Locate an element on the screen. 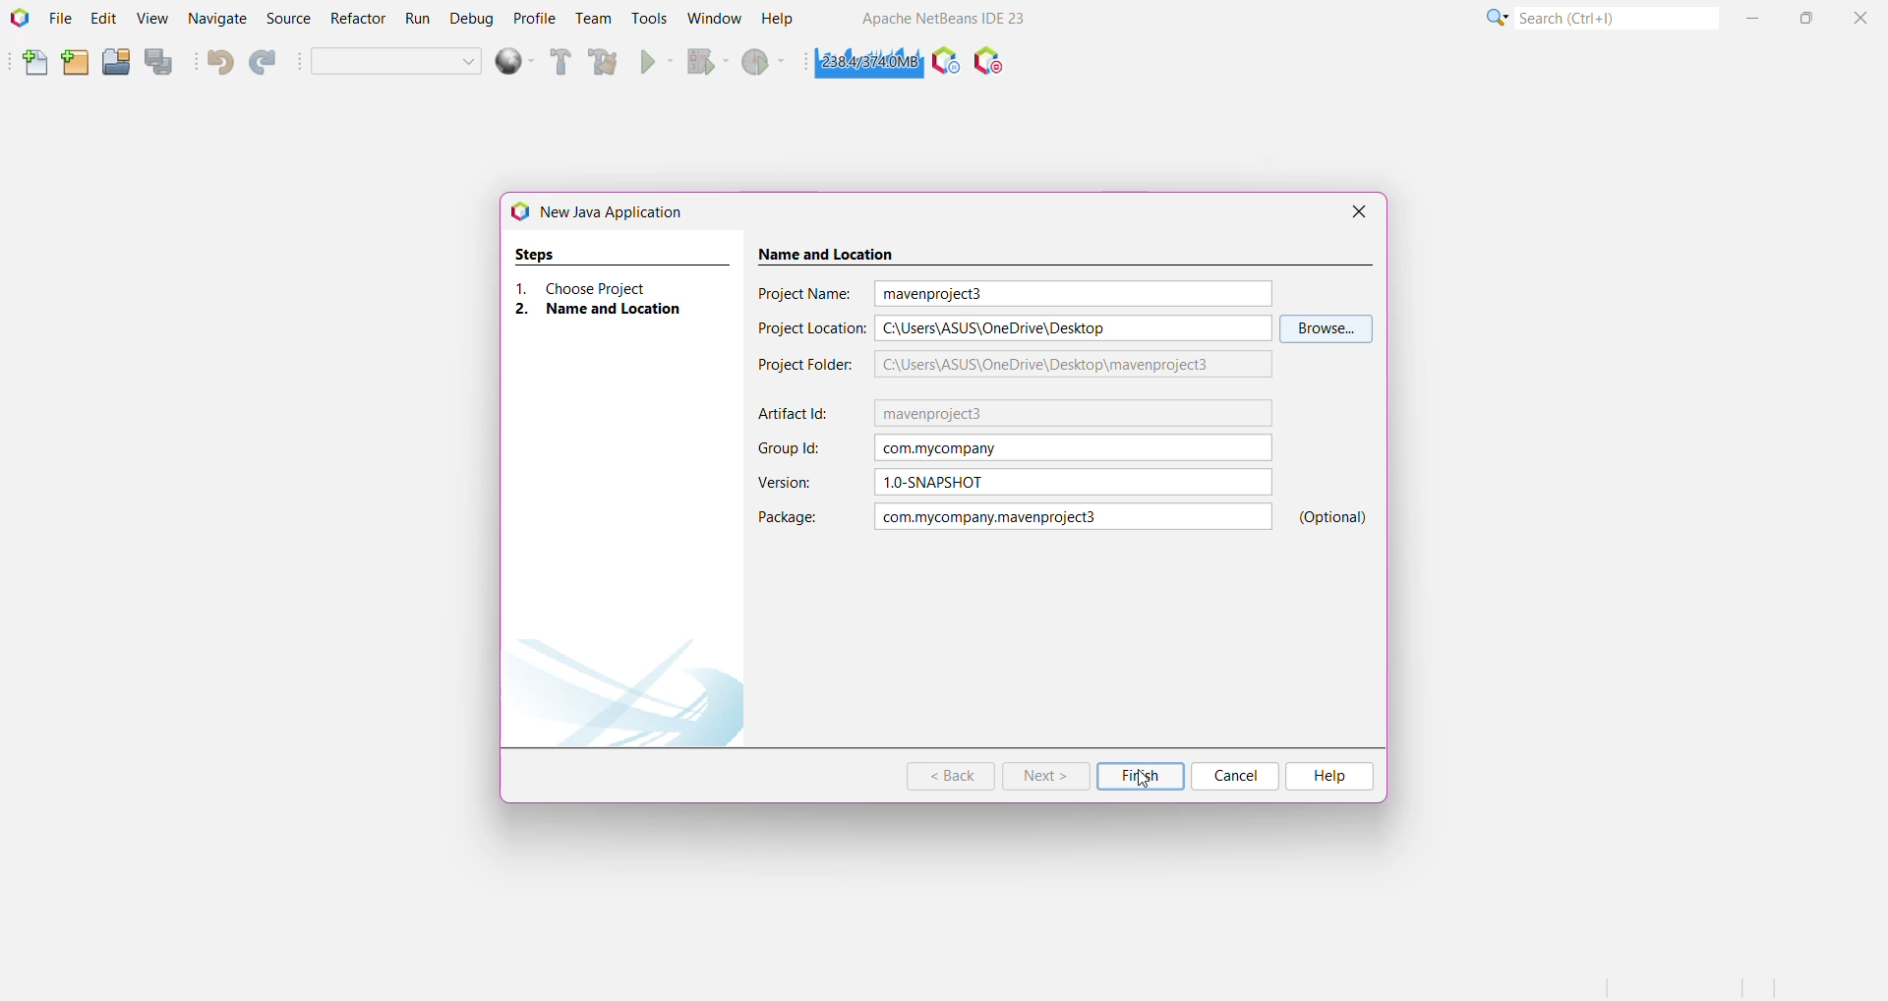 This screenshot has height=1001, width=1888. Project Folder is located at coordinates (807, 365).